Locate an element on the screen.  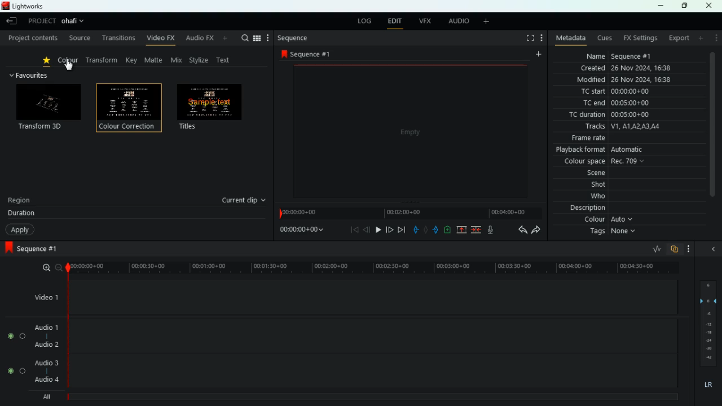
sequence is located at coordinates (42, 249).